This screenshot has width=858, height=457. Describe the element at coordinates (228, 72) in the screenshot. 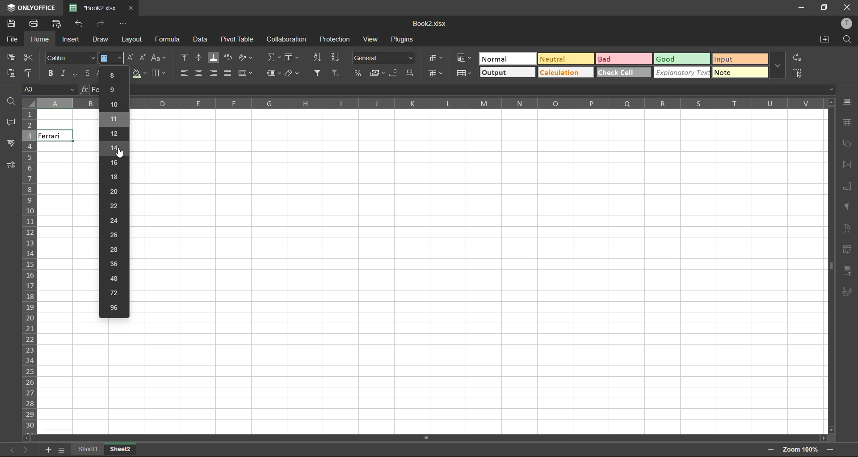

I see `justified` at that location.